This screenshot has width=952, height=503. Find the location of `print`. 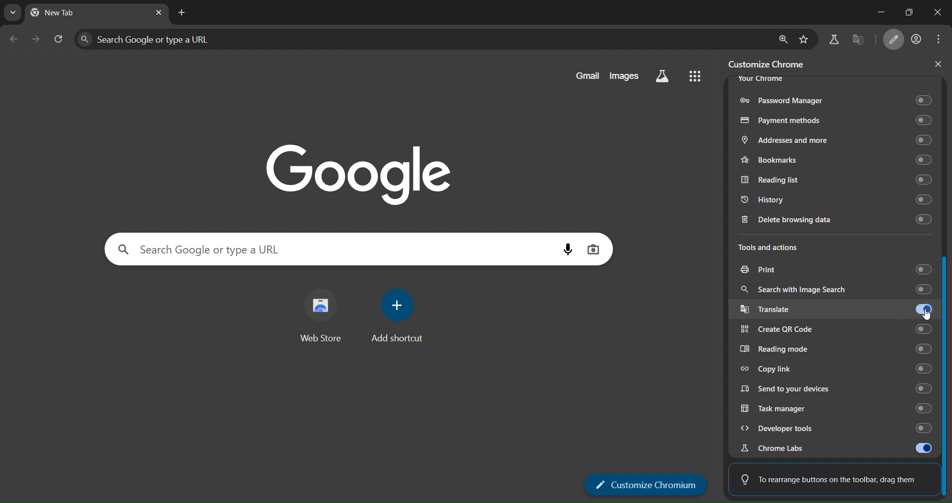

print is located at coordinates (835, 268).